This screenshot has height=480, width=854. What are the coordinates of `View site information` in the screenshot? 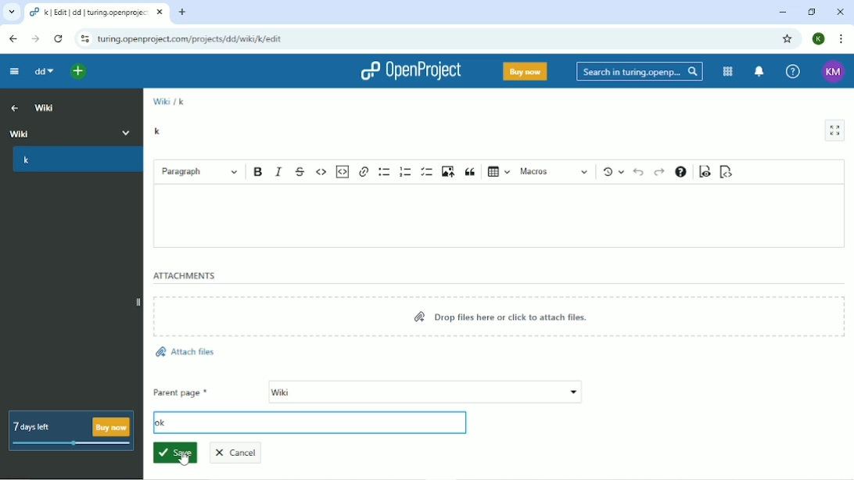 It's located at (85, 39).